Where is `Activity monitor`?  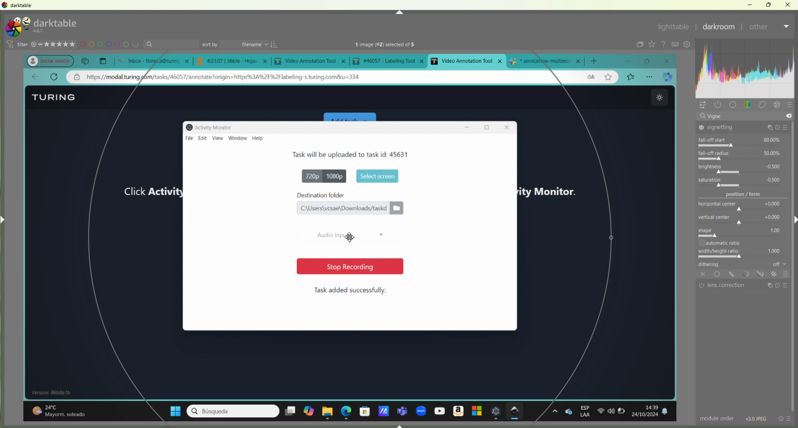
Activity monitor is located at coordinates (212, 126).